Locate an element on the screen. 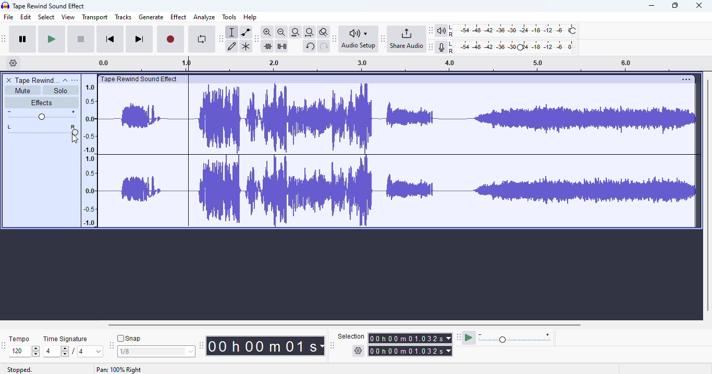 The height and width of the screenshot is (374, 712). time signature is located at coordinates (66, 339).